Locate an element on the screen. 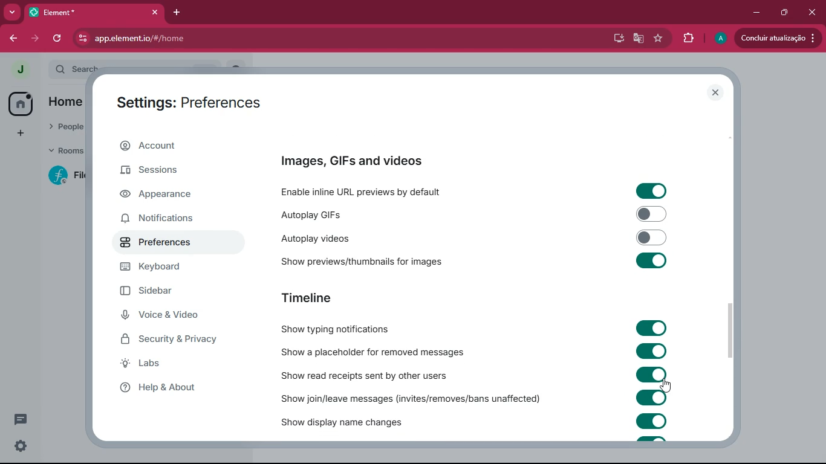 This screenshot has width=826, height=464. desktop is located at coordinates (616, 38).